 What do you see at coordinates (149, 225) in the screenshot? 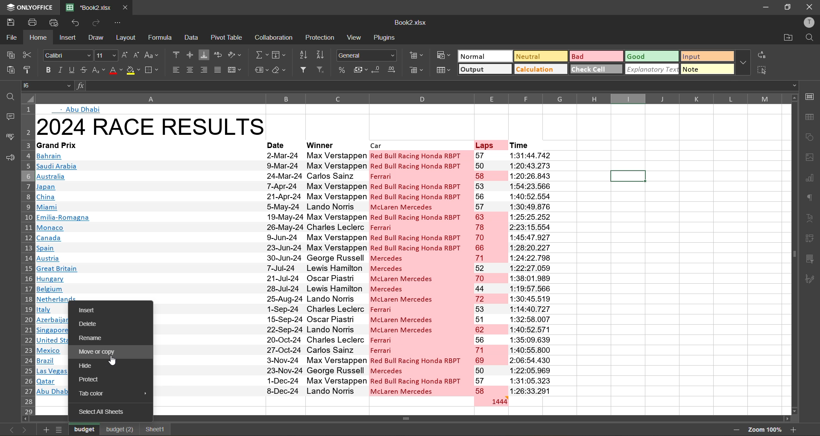
I see `gran prix` at bounding box center [149, 225].